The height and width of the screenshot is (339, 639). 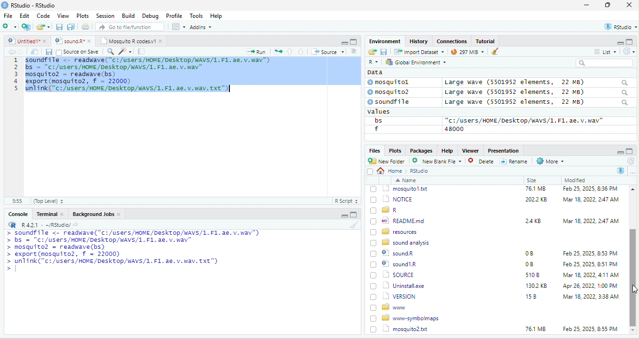 I want to click on 31:55, so click(x=16, y=201).